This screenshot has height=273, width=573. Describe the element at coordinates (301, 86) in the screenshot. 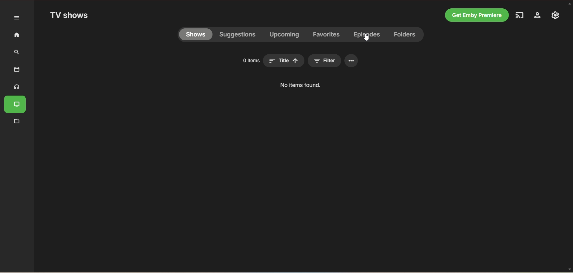

I see `text` at that location.